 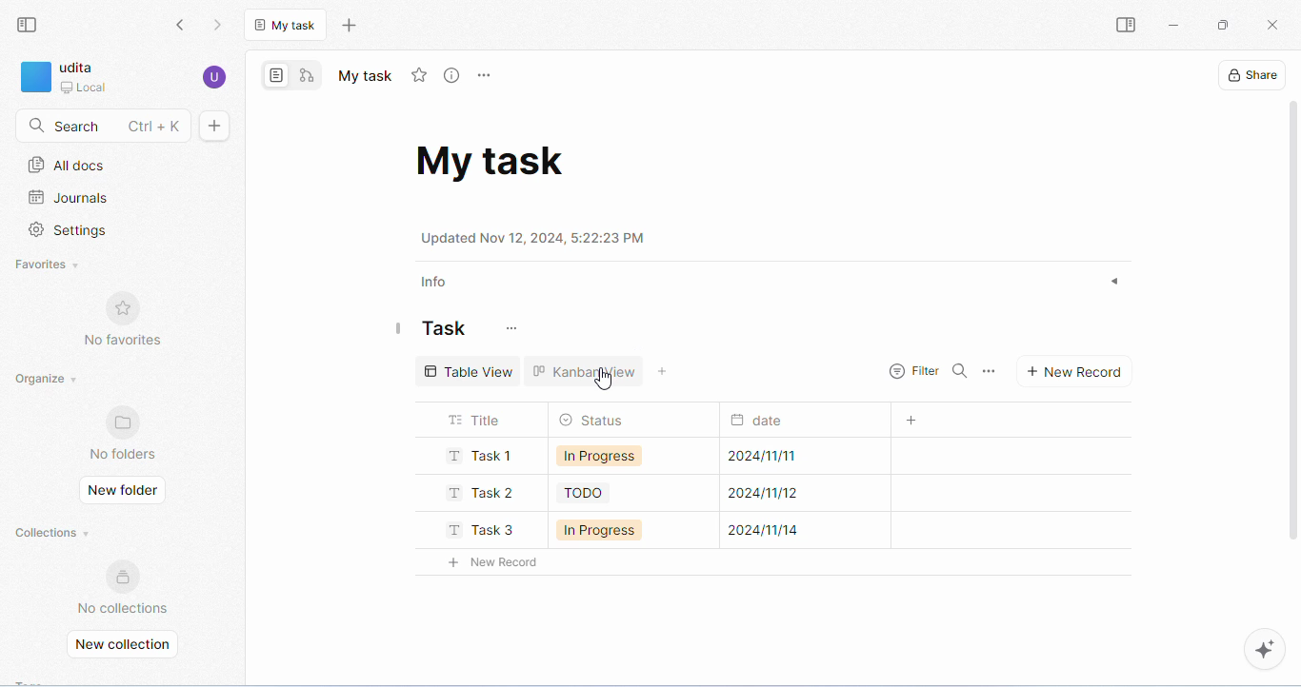 I want to click on collections, so click(x=54, y=531).